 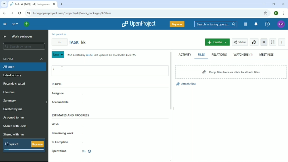 What do you see at coordinates (215, 24) in the screenshot?
I see `Search in turing.openproject.com` at bounding box center [215, 24].